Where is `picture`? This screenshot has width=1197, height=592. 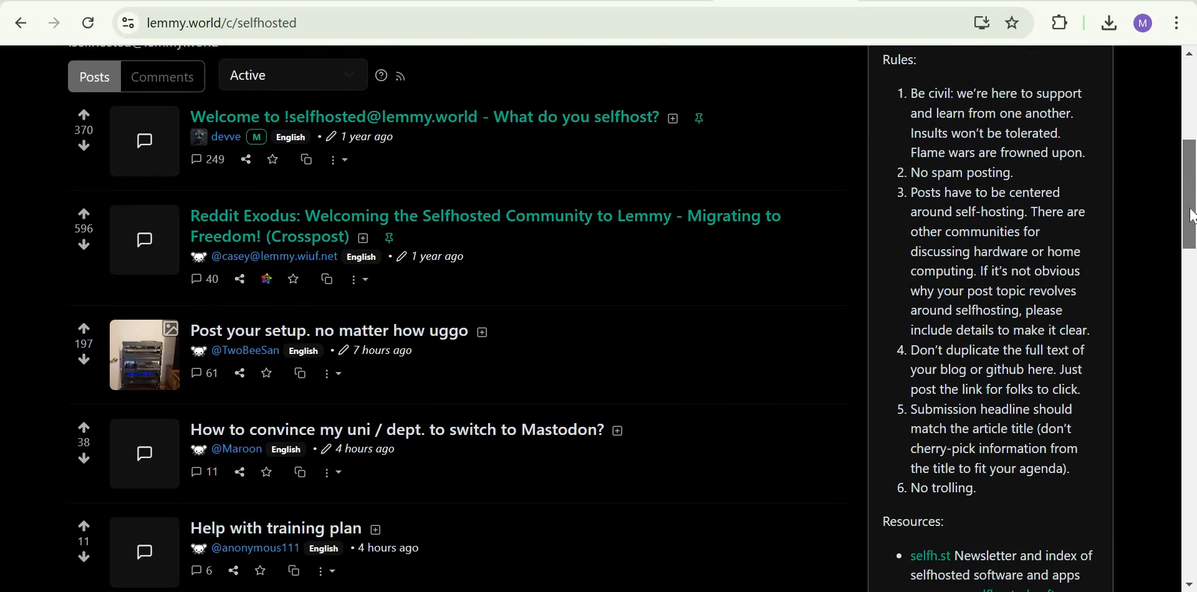
picture is located at coordinates (198, 255).